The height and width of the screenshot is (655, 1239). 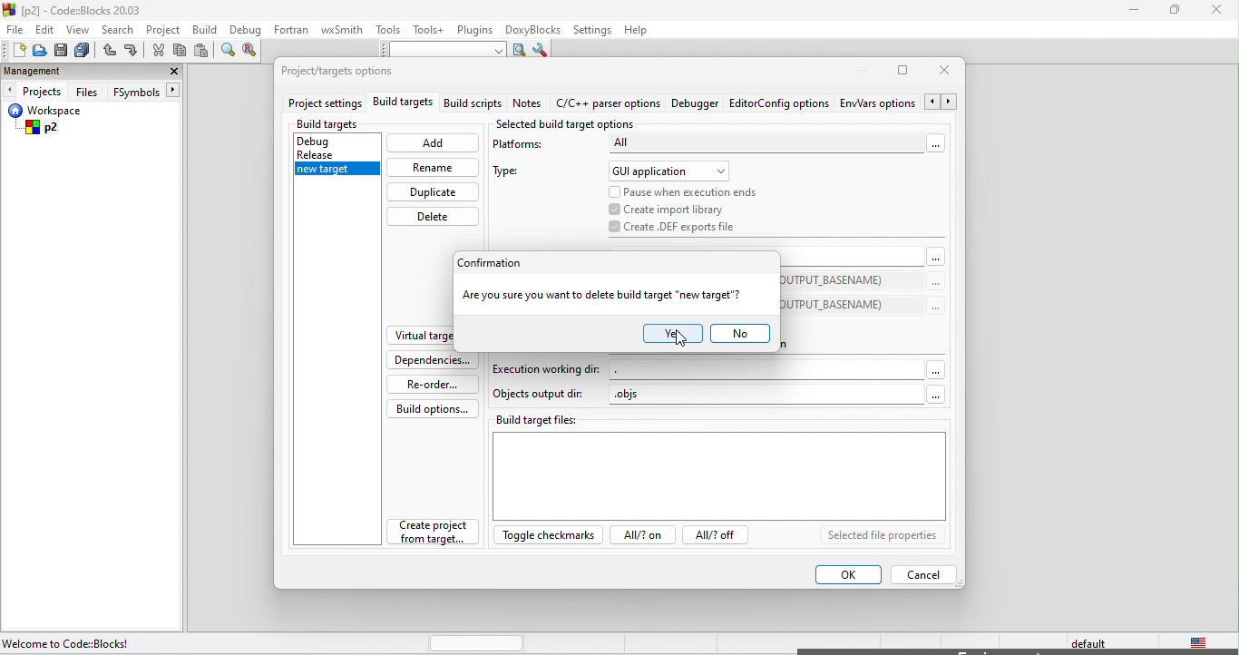 I want to click on minimize, so click(x=1138, y=14).